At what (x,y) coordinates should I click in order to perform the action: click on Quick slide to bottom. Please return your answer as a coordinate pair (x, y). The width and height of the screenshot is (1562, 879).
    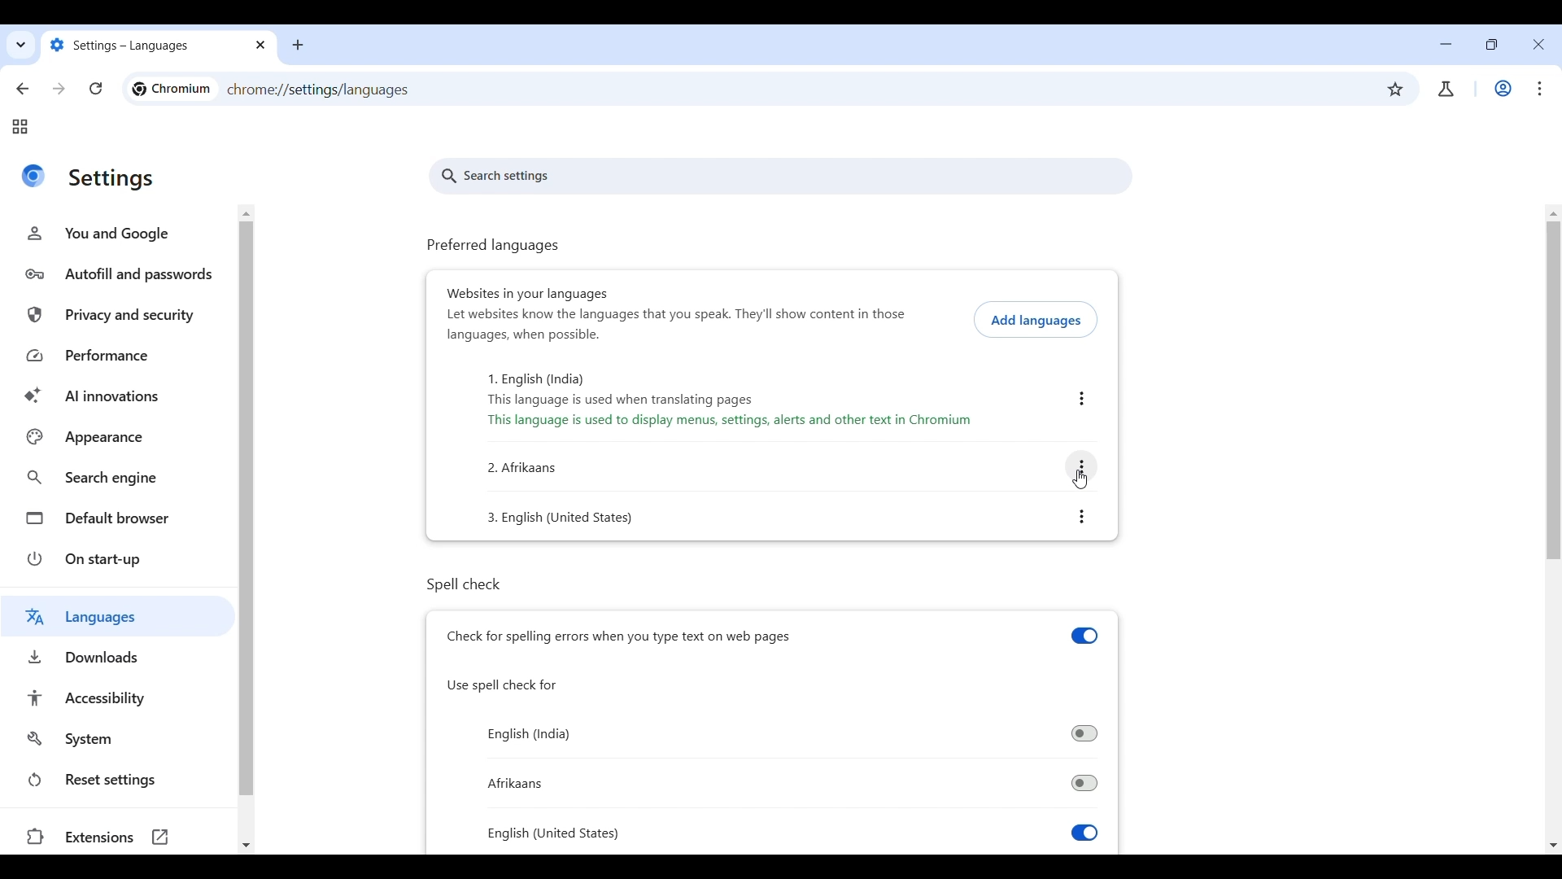
    Looking at the image, I should click on (246, 846).